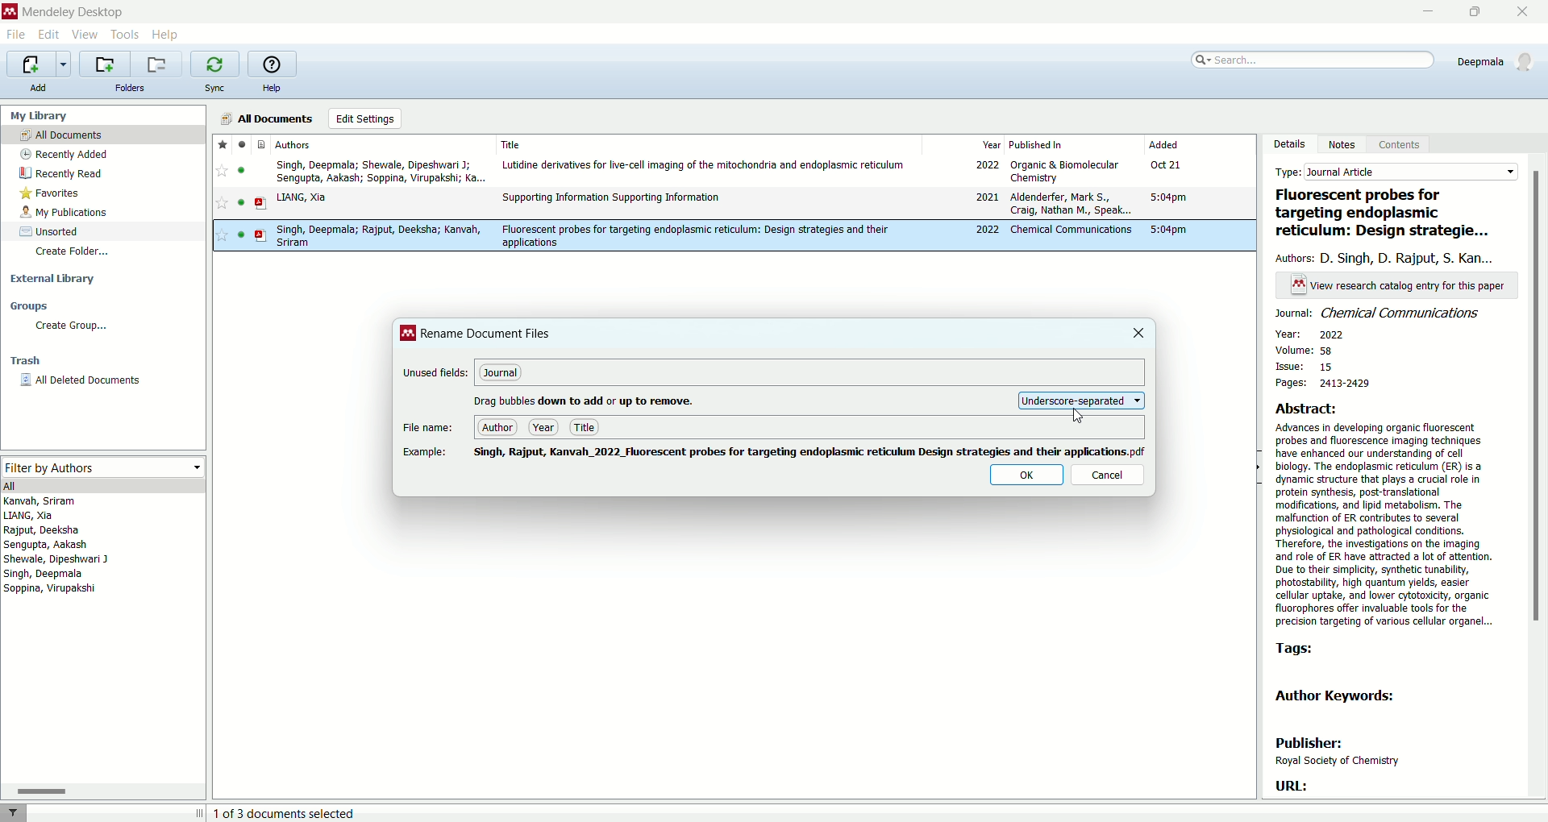 The width and height of the screenshot is (1548, 822). Describe the element at coordinates (1395, 515) in the screenshot. I see `abstract` at that location.